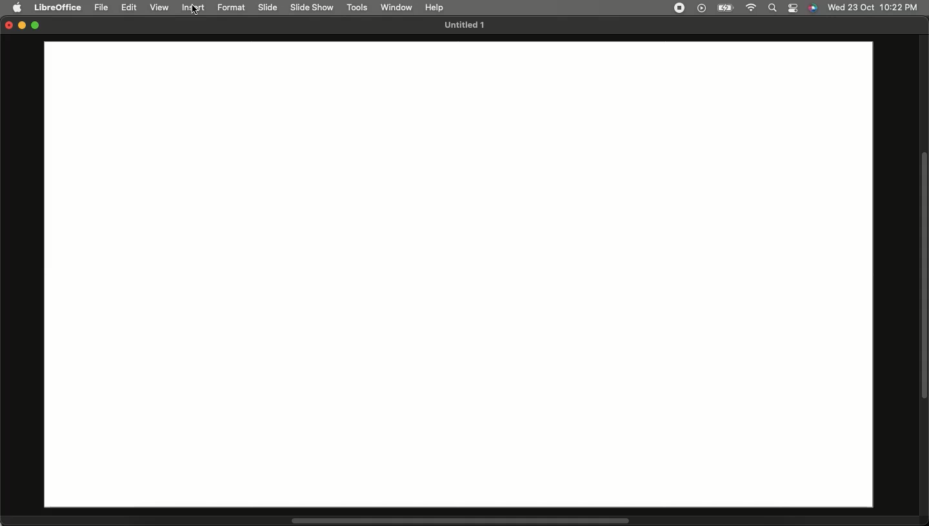  I want to click on Internet, so click(750, 8).